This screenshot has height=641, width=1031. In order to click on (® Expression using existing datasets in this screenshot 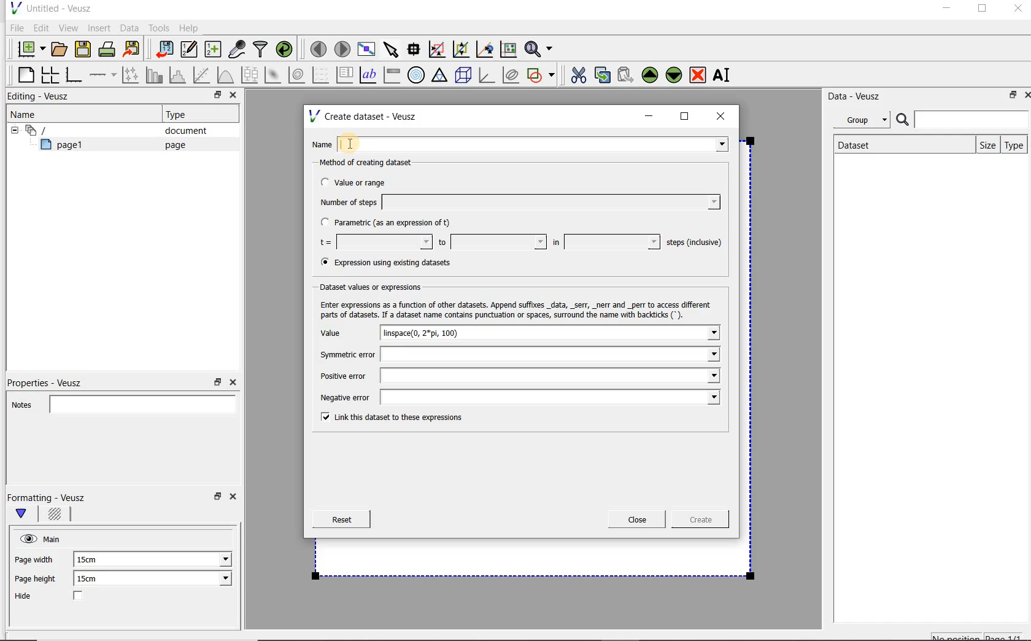, I will do `click(395, 263)`.